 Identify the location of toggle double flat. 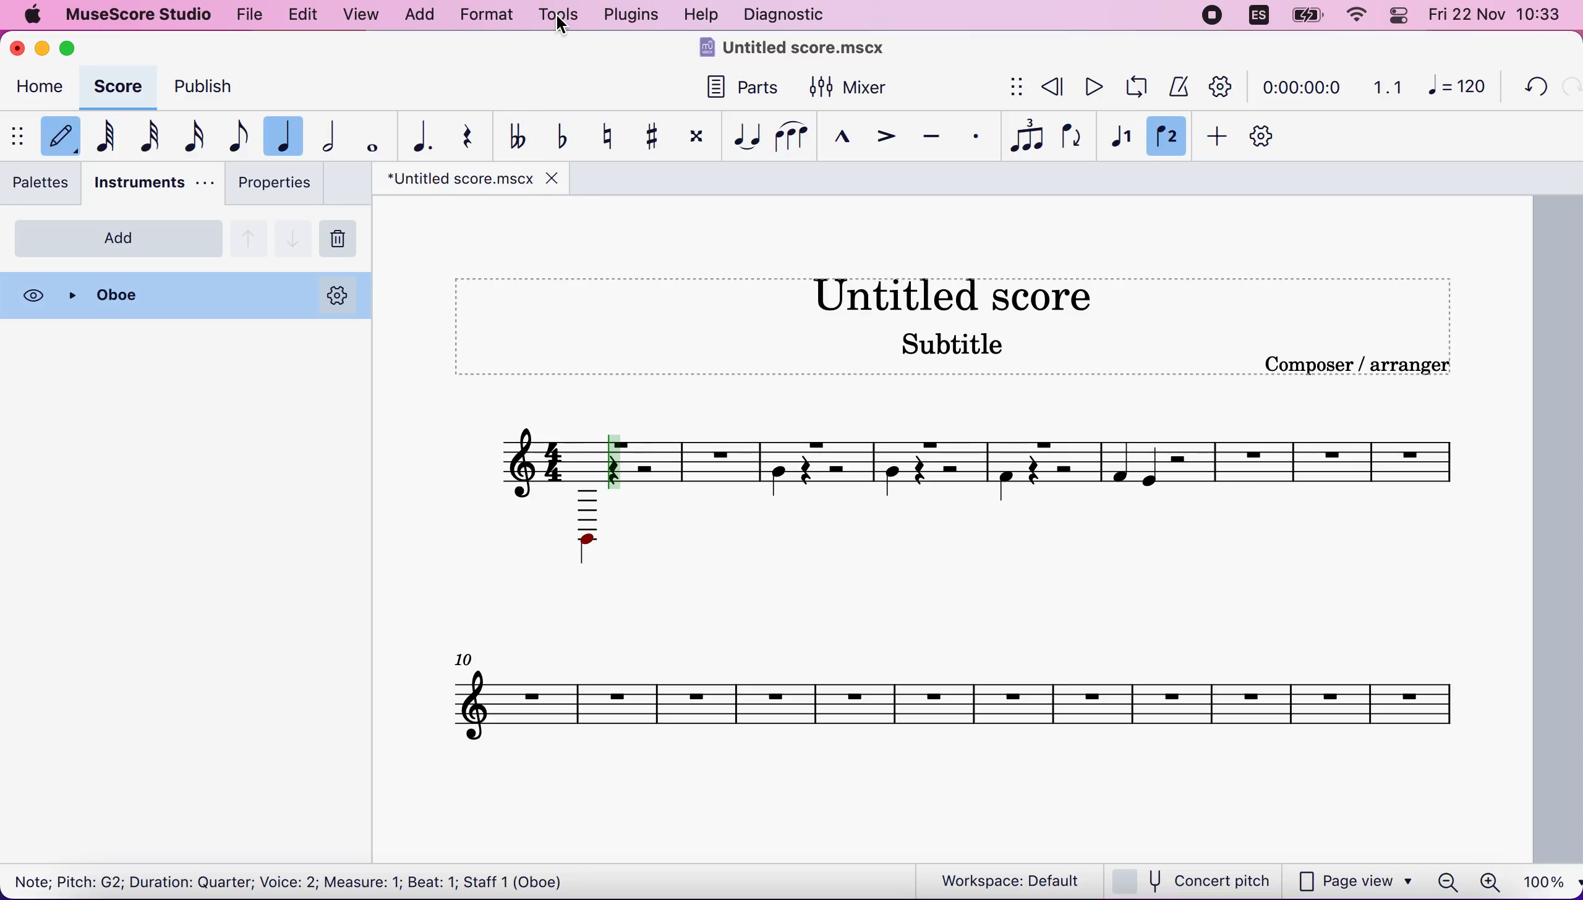
(523, 134).